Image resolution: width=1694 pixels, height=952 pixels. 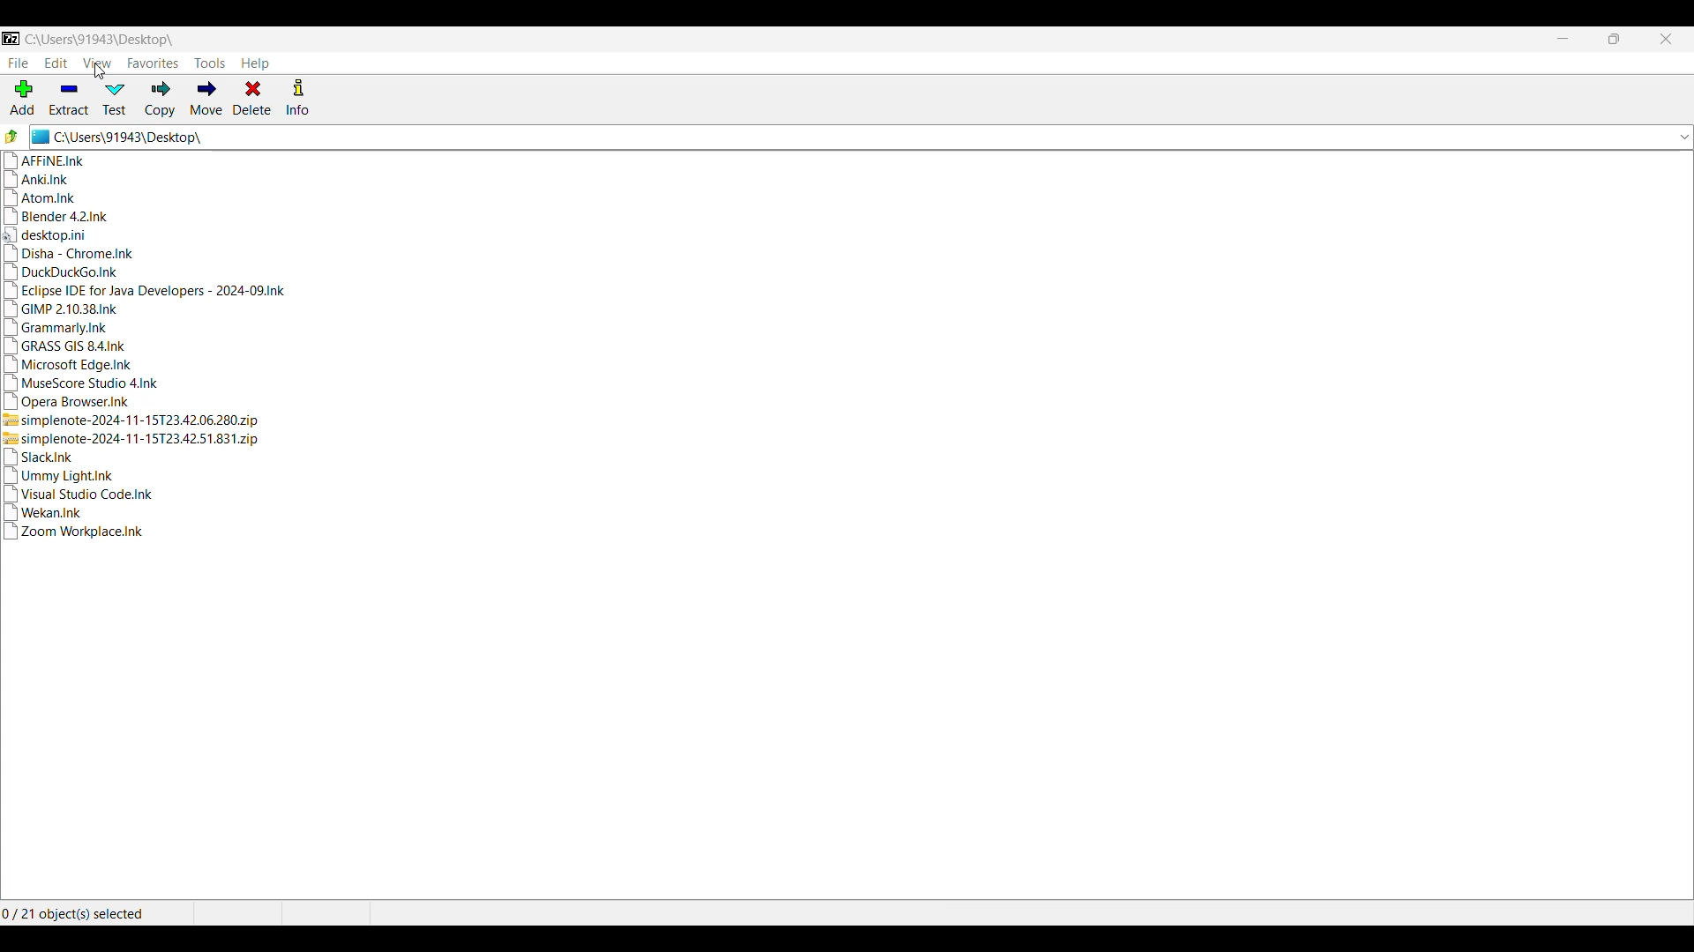 What do you see at coordinates (44, 457) in the screenshot?
I see `Slack.Ink` at bounding box center [44, 457].